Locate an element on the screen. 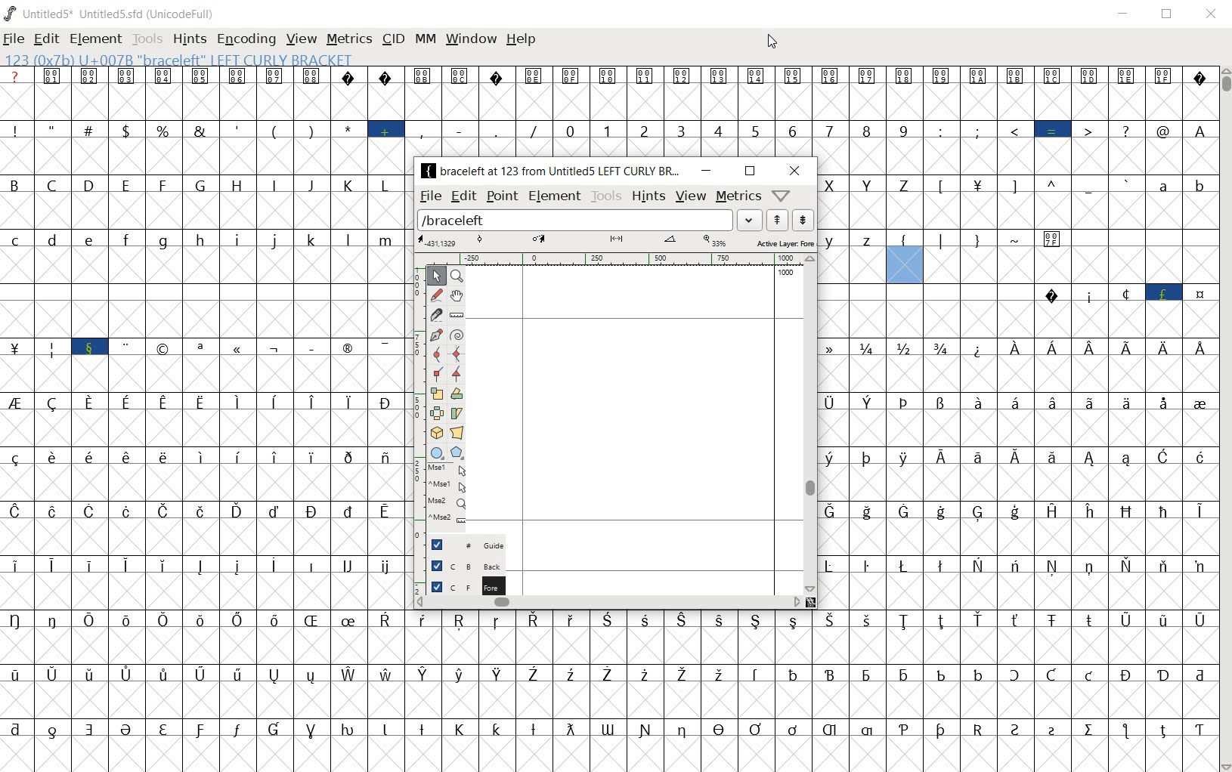  file is located at coordinates (432, 196).